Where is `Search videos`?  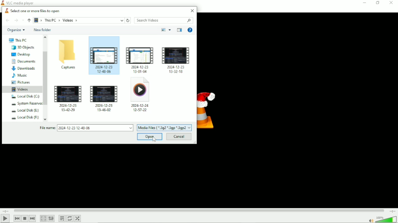 Search videos is located at coordinates (165, 20).